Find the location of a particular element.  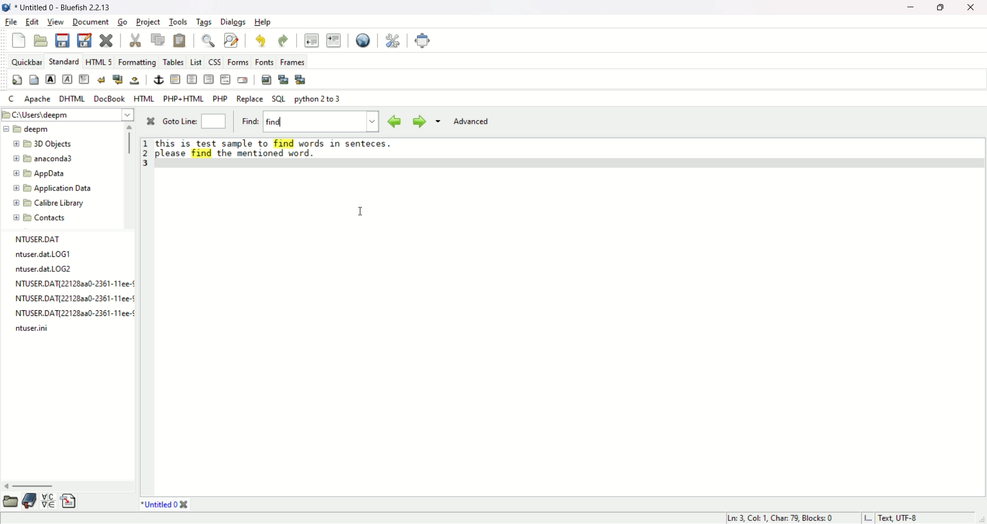

forms is located at coordinates (237, 61).